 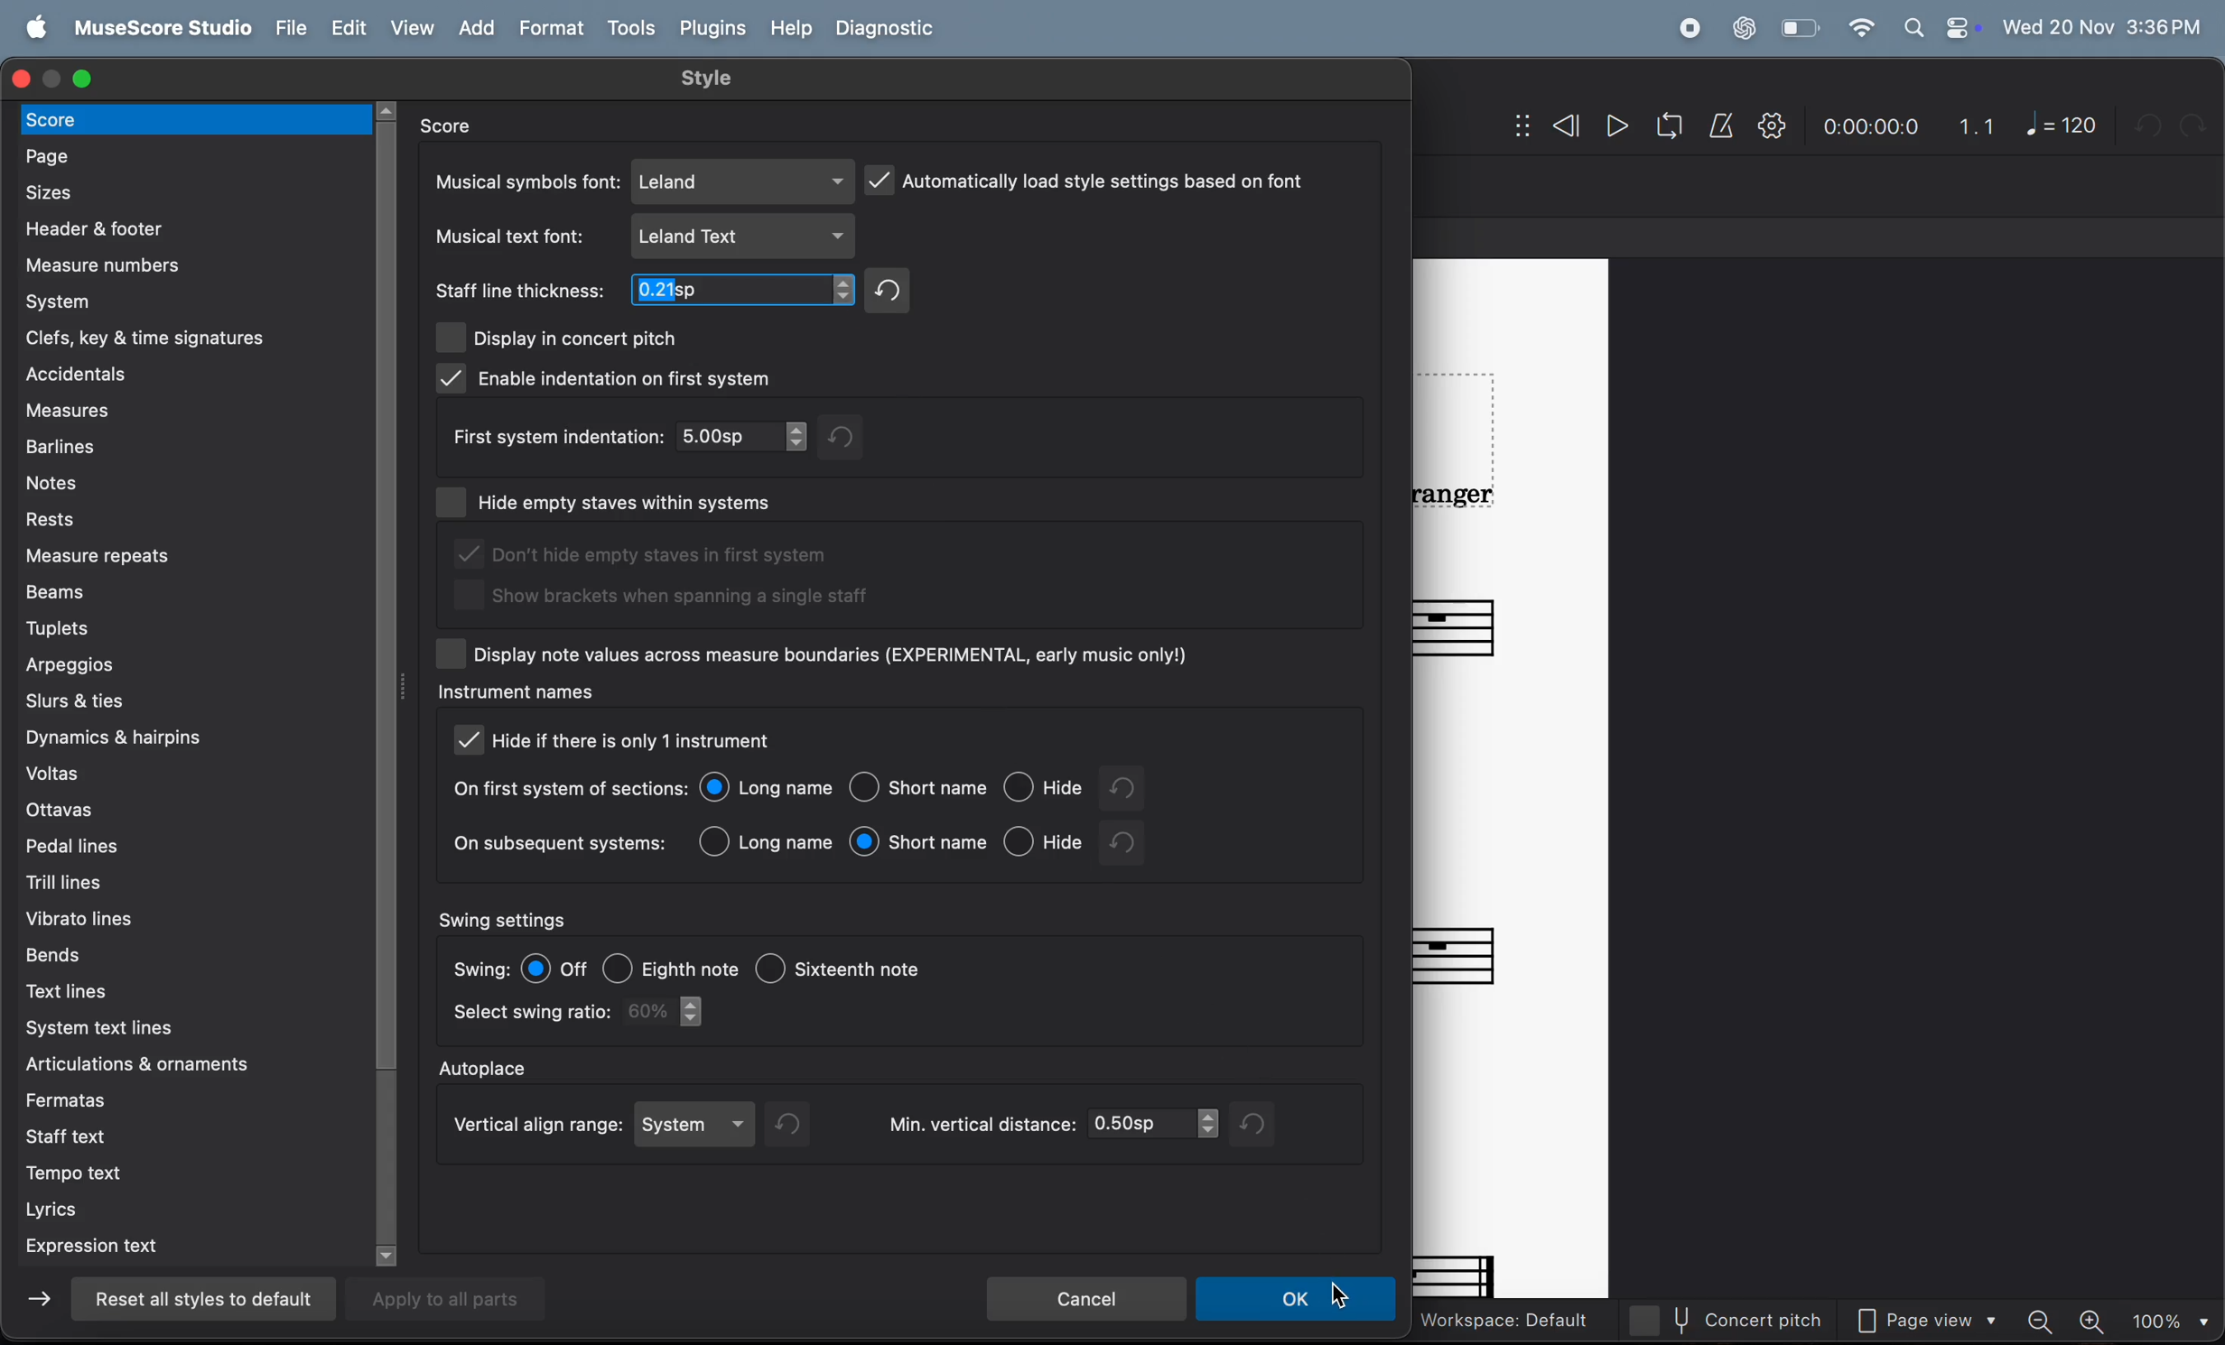 I want to click on redo, so click(x=1140, y=788).